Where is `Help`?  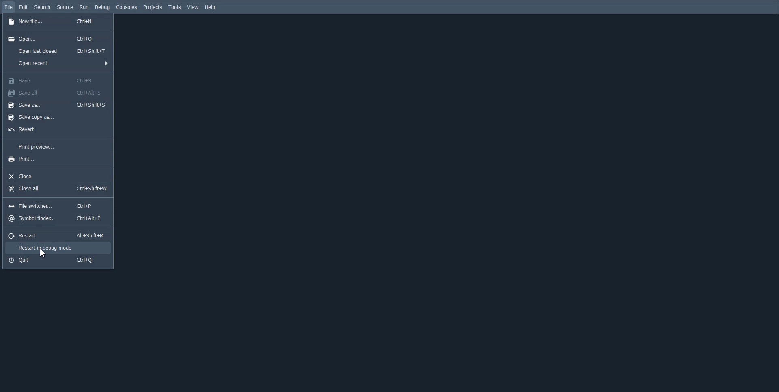
Help is located at coordinates (211, 7).